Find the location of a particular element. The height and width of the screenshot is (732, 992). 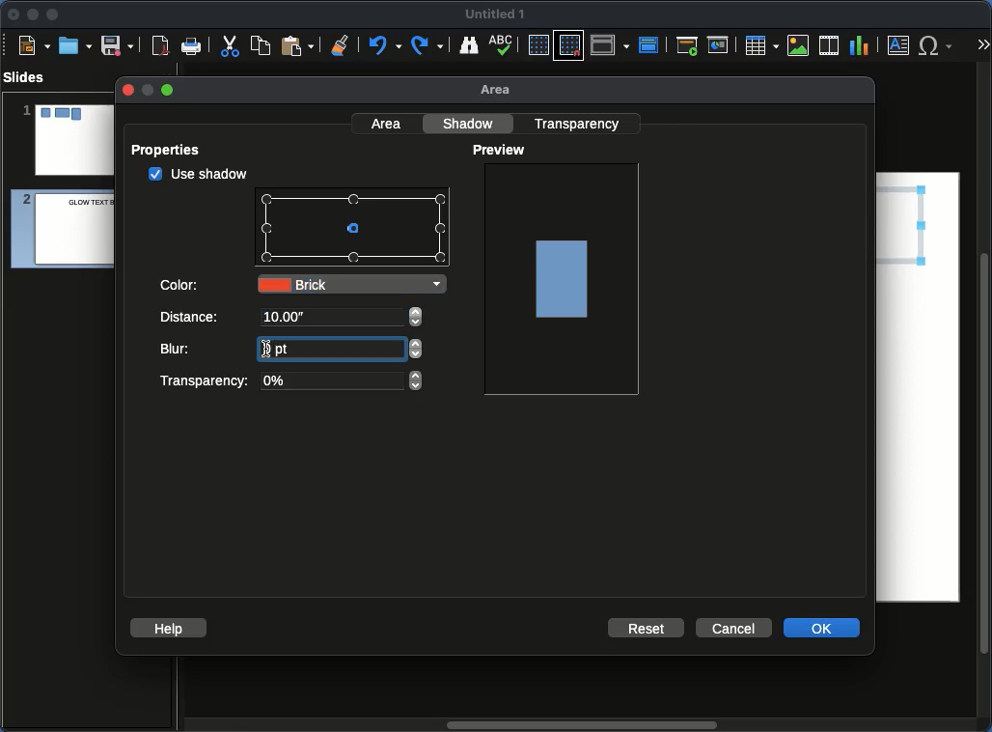

Paste is located at coordinates (297, 44).